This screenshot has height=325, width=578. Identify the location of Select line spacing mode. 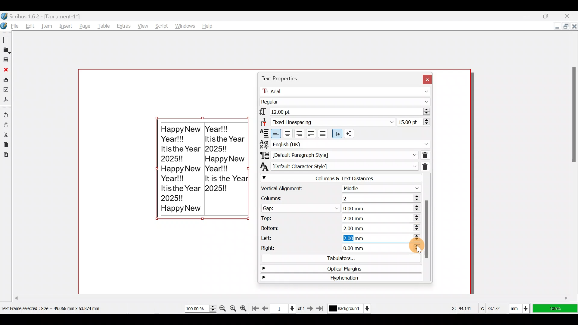
(327, 121).